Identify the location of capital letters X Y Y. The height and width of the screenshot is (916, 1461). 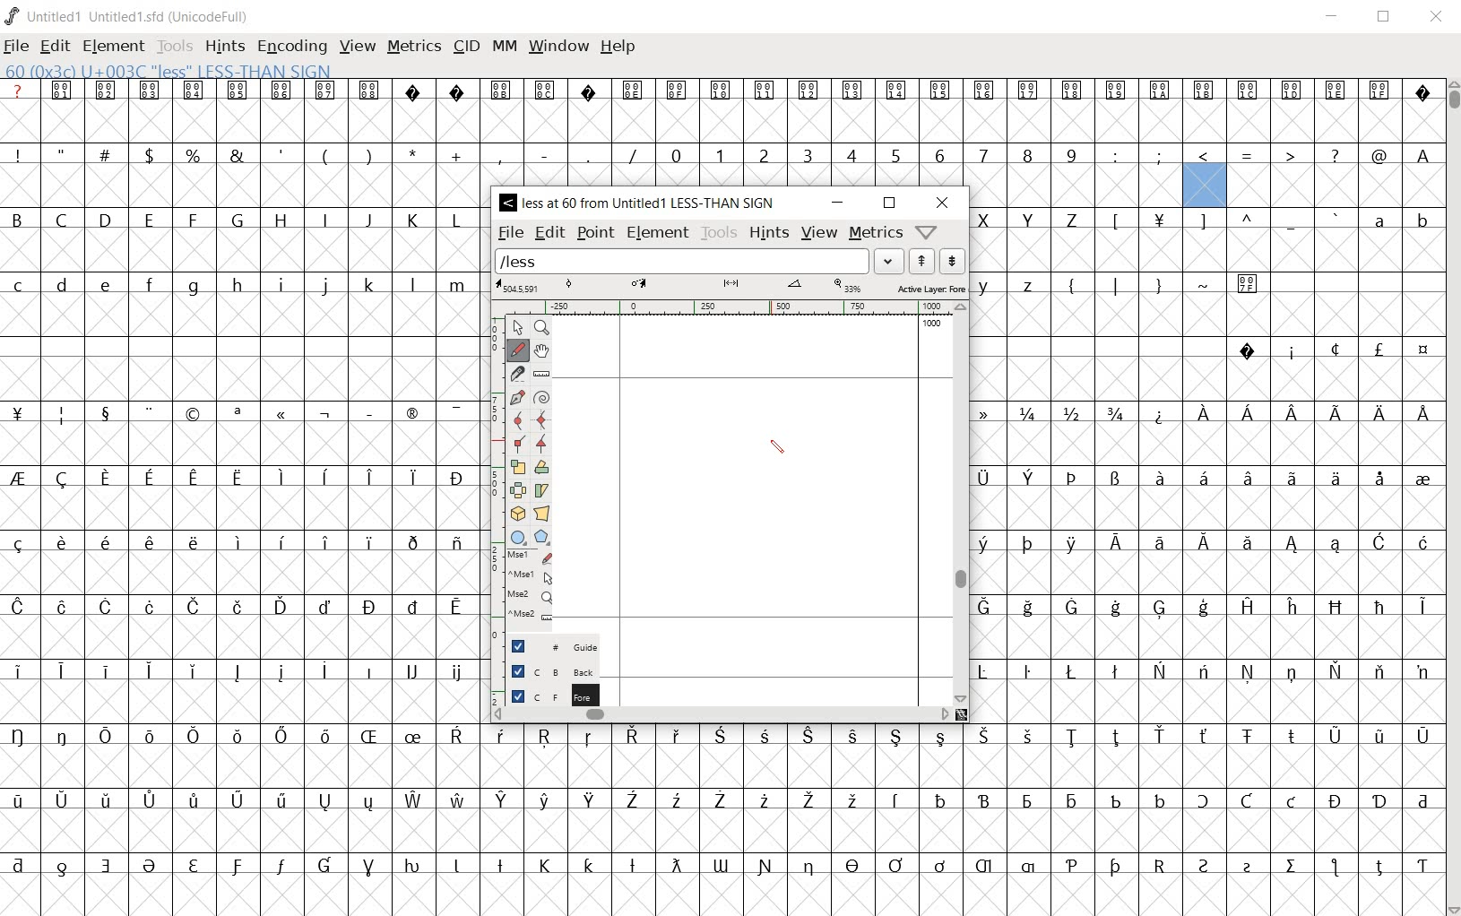
(1033, 217).